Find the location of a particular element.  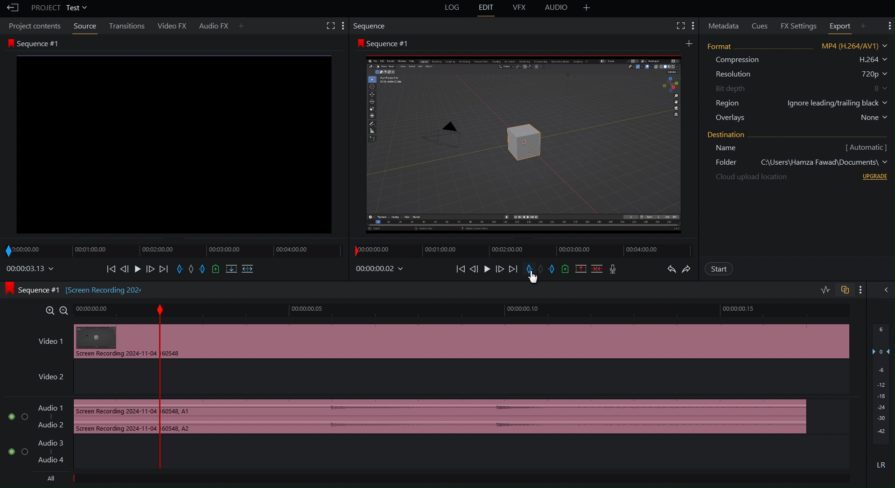

Sequence#1 [Screen Recording 202 is located at coordinates (77, 290).